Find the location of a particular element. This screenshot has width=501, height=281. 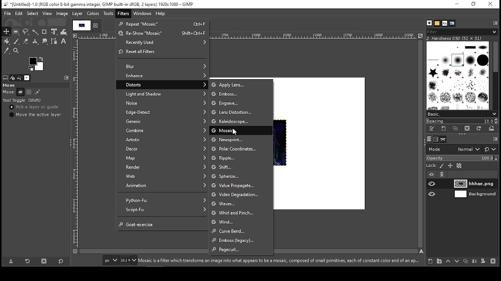

animation is located at coordinates (162, 186).